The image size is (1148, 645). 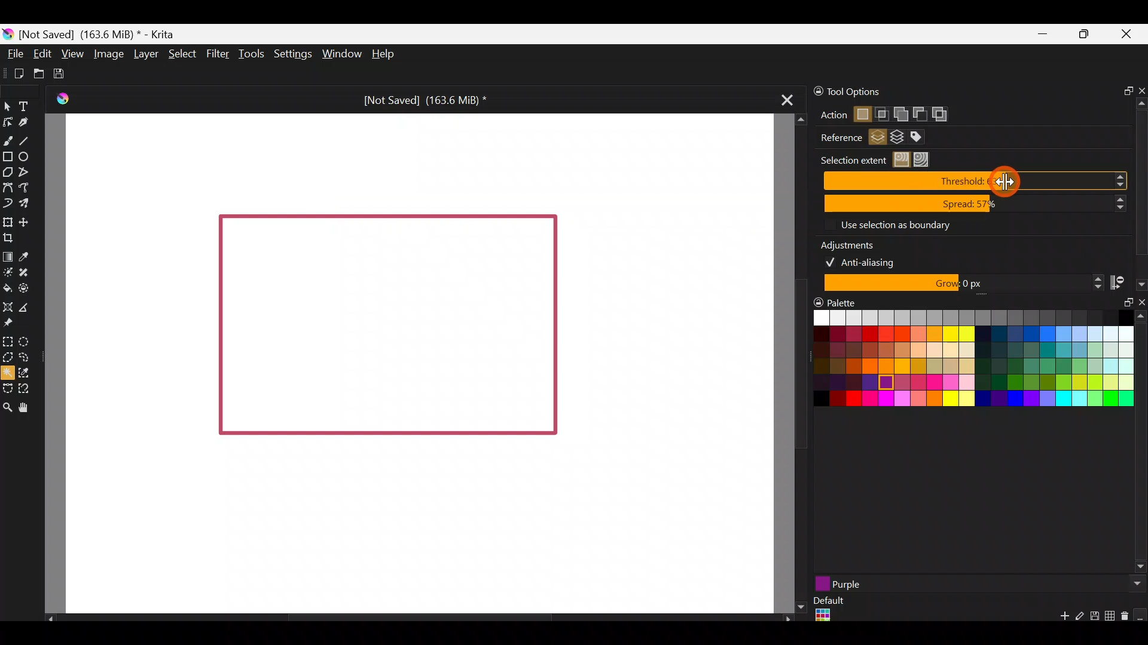 I want to click on Selection extent, so click(x=851, y=160).